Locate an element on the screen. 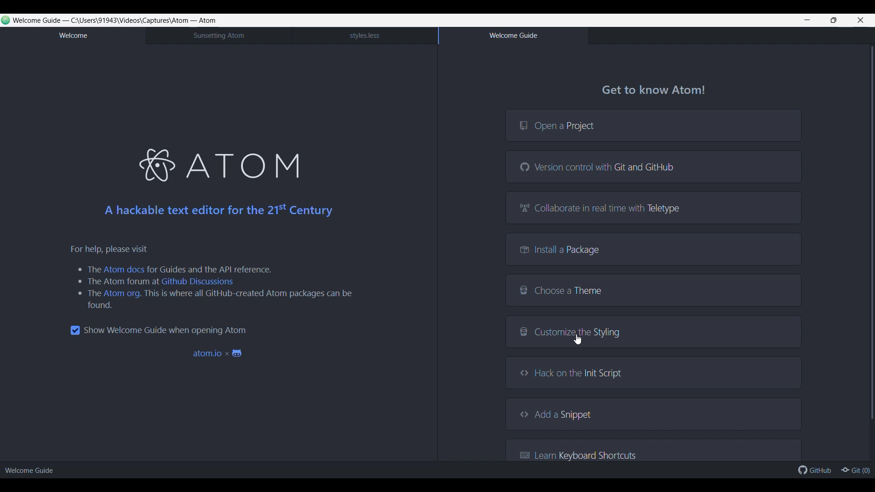 This screenshot has height=492, width=875. Add a Snippet is located at coordinates (654, 414).